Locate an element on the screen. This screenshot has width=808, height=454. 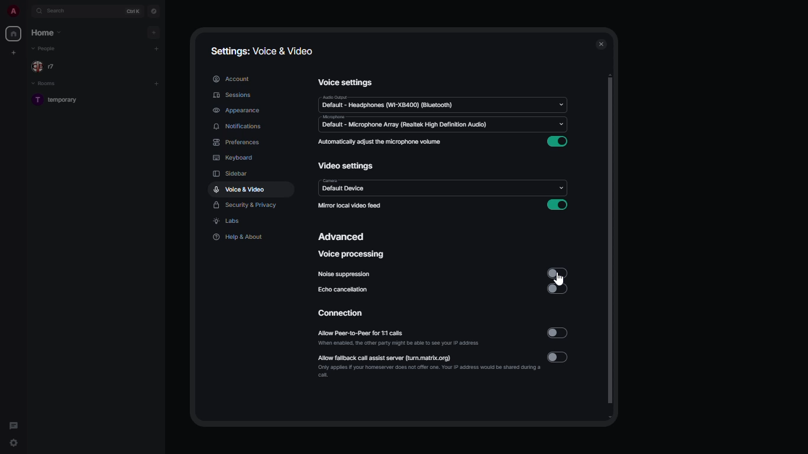
allow peer-to-peer for 1:1 calls is located at coordinates (398, 338).